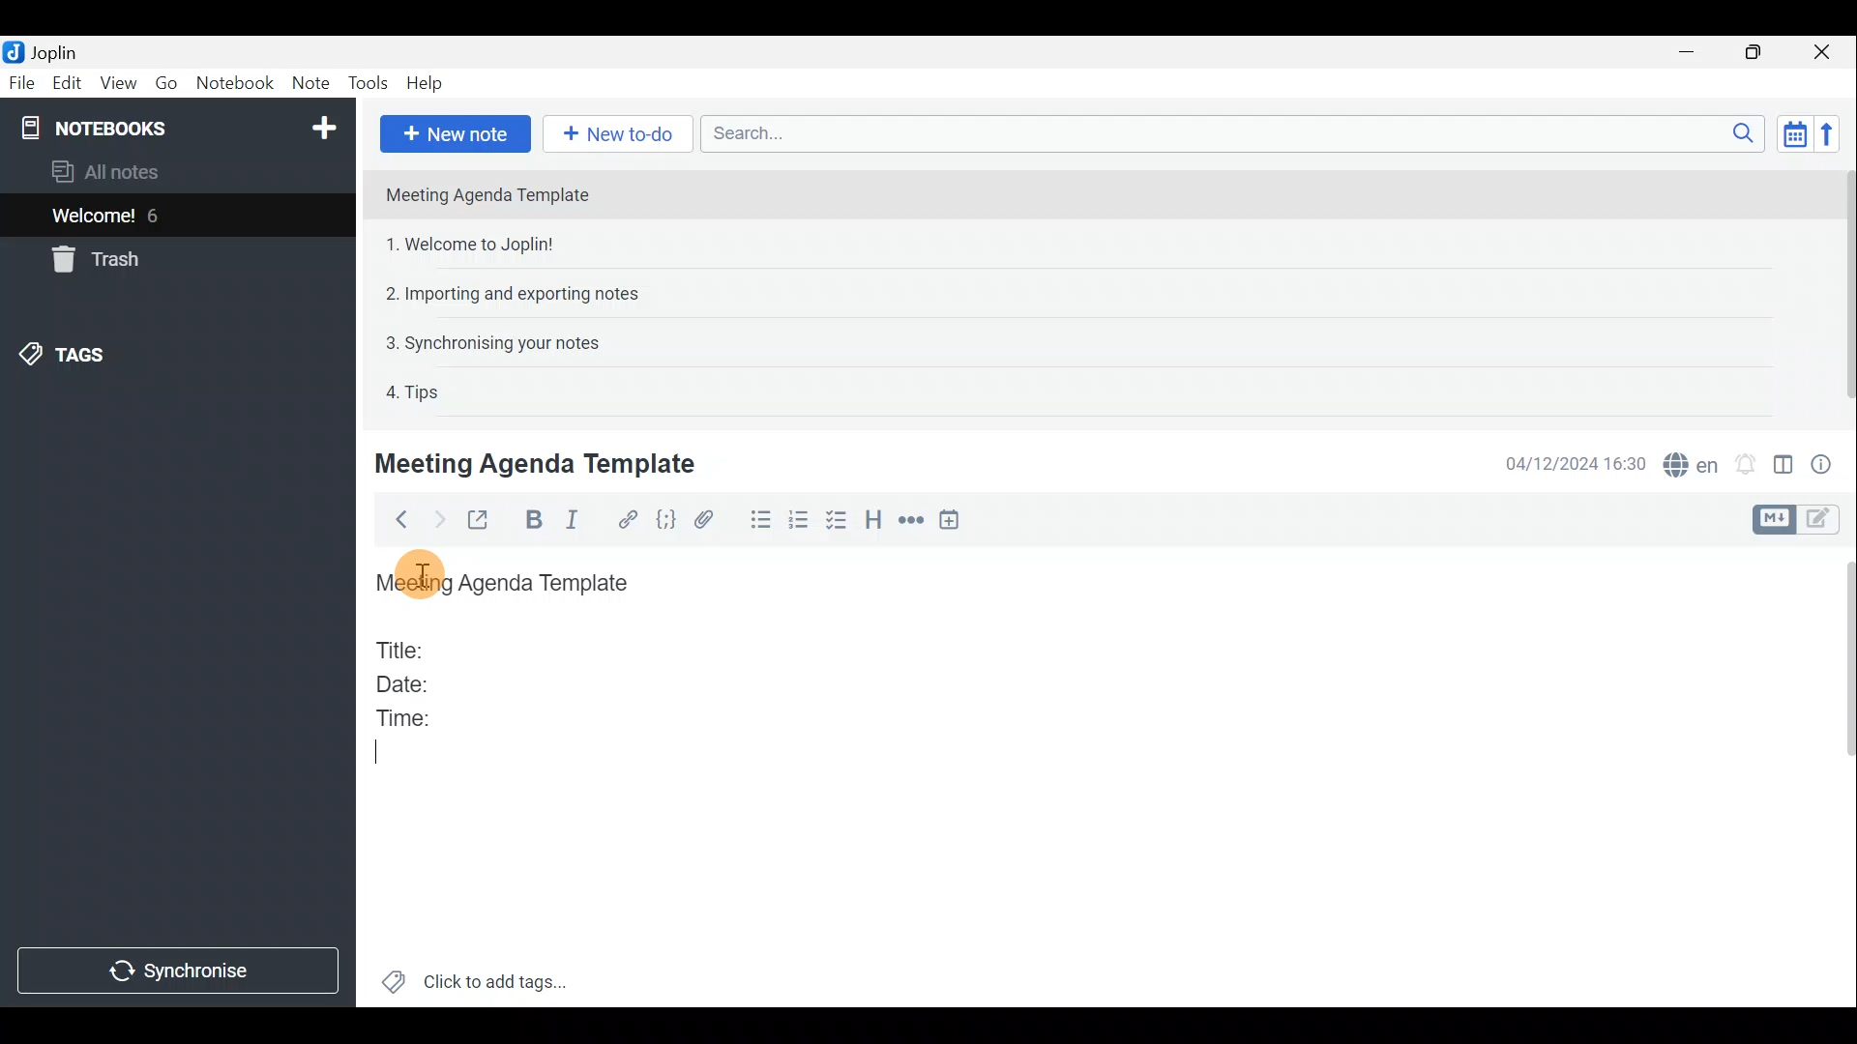 This screenshot has width=1857, height=1044. I want to click on Joplin, so click(53, 51).